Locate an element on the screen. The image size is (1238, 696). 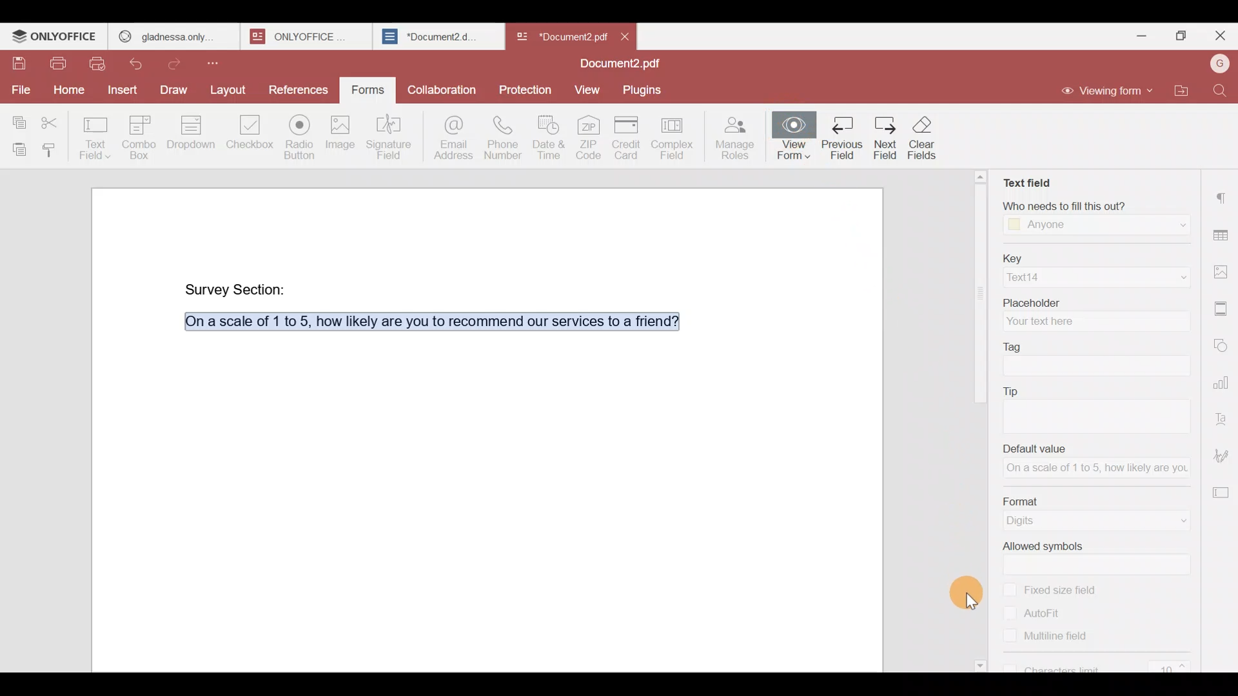
Signature settings is located at coordinates (1223, 456).